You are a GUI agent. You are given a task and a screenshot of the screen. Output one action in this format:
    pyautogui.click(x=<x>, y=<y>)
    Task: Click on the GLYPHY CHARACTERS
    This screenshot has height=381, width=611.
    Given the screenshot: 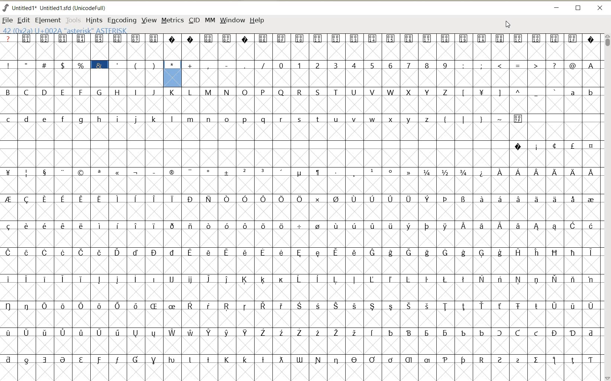 What is the action you would take?
    pyautogui.click(x=90, y=46)
    